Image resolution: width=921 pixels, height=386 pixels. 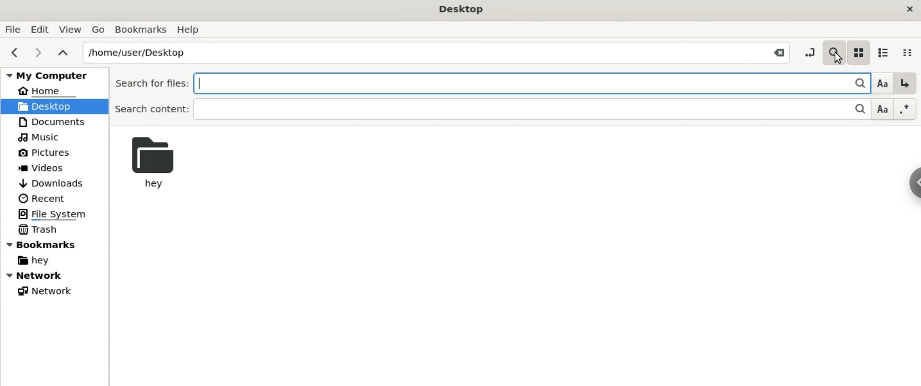 What do you see at coordinates (854, 82) in the screenshot?
I see `Search` at bounding box center [854, 82].